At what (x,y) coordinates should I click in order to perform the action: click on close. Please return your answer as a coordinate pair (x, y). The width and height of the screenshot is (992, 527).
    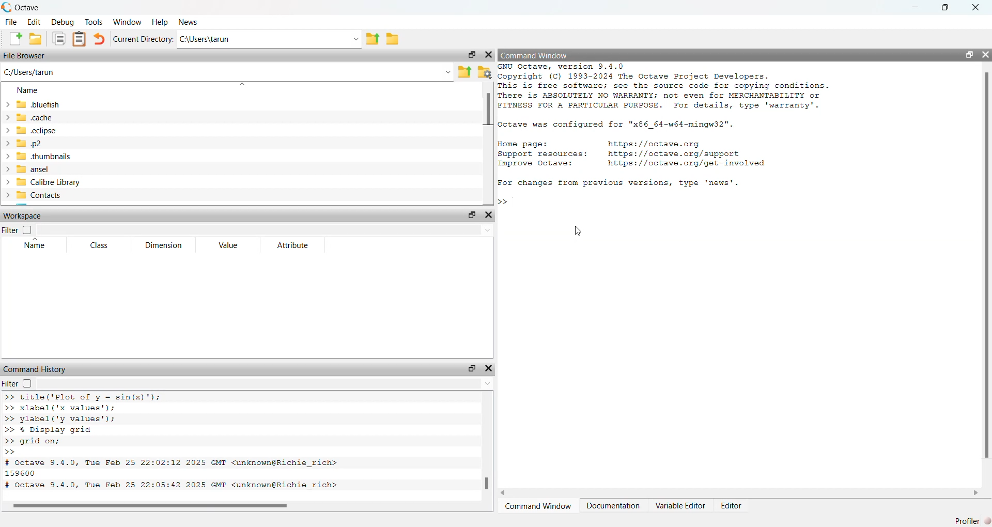
    Looking at the image, I should click on (489, 55).